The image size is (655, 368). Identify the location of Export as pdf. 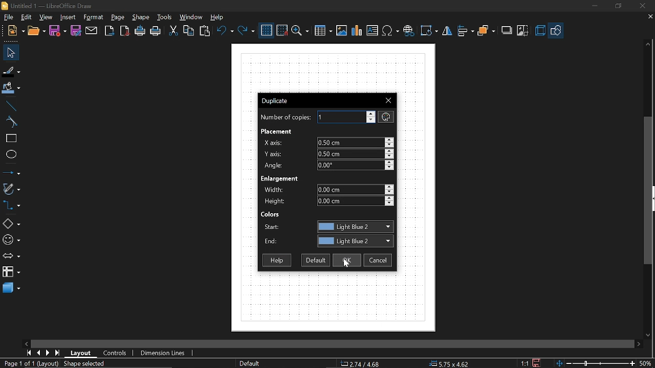
(125, 32).